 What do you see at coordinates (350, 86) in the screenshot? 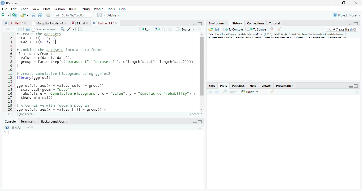
I see `Minimize` at bounding box center [350, 86].